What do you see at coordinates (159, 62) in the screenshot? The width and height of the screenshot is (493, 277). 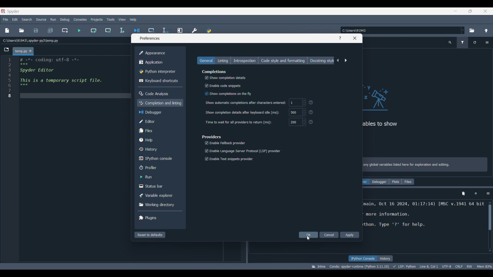 I see `Application` at bounding box center [159, 62].